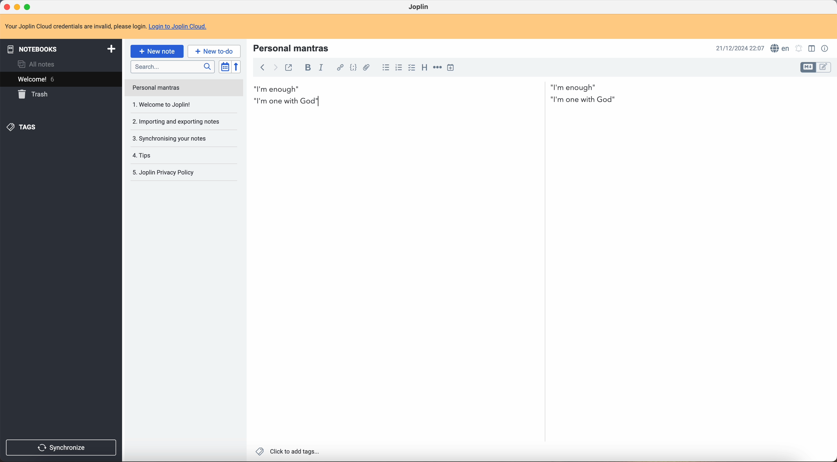 The image size is (837, 462). Describe the element at coordinates (179, 124) in the screenshot. I see `synchronising your notes` at that location.